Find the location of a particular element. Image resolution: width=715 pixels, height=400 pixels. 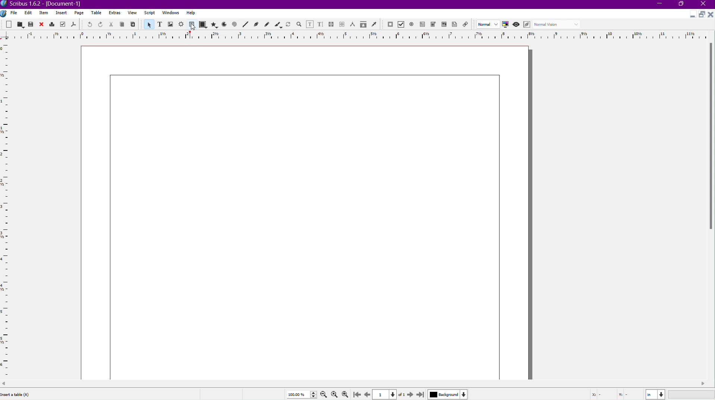

Scrollbar is located at coordinates (357, 384).